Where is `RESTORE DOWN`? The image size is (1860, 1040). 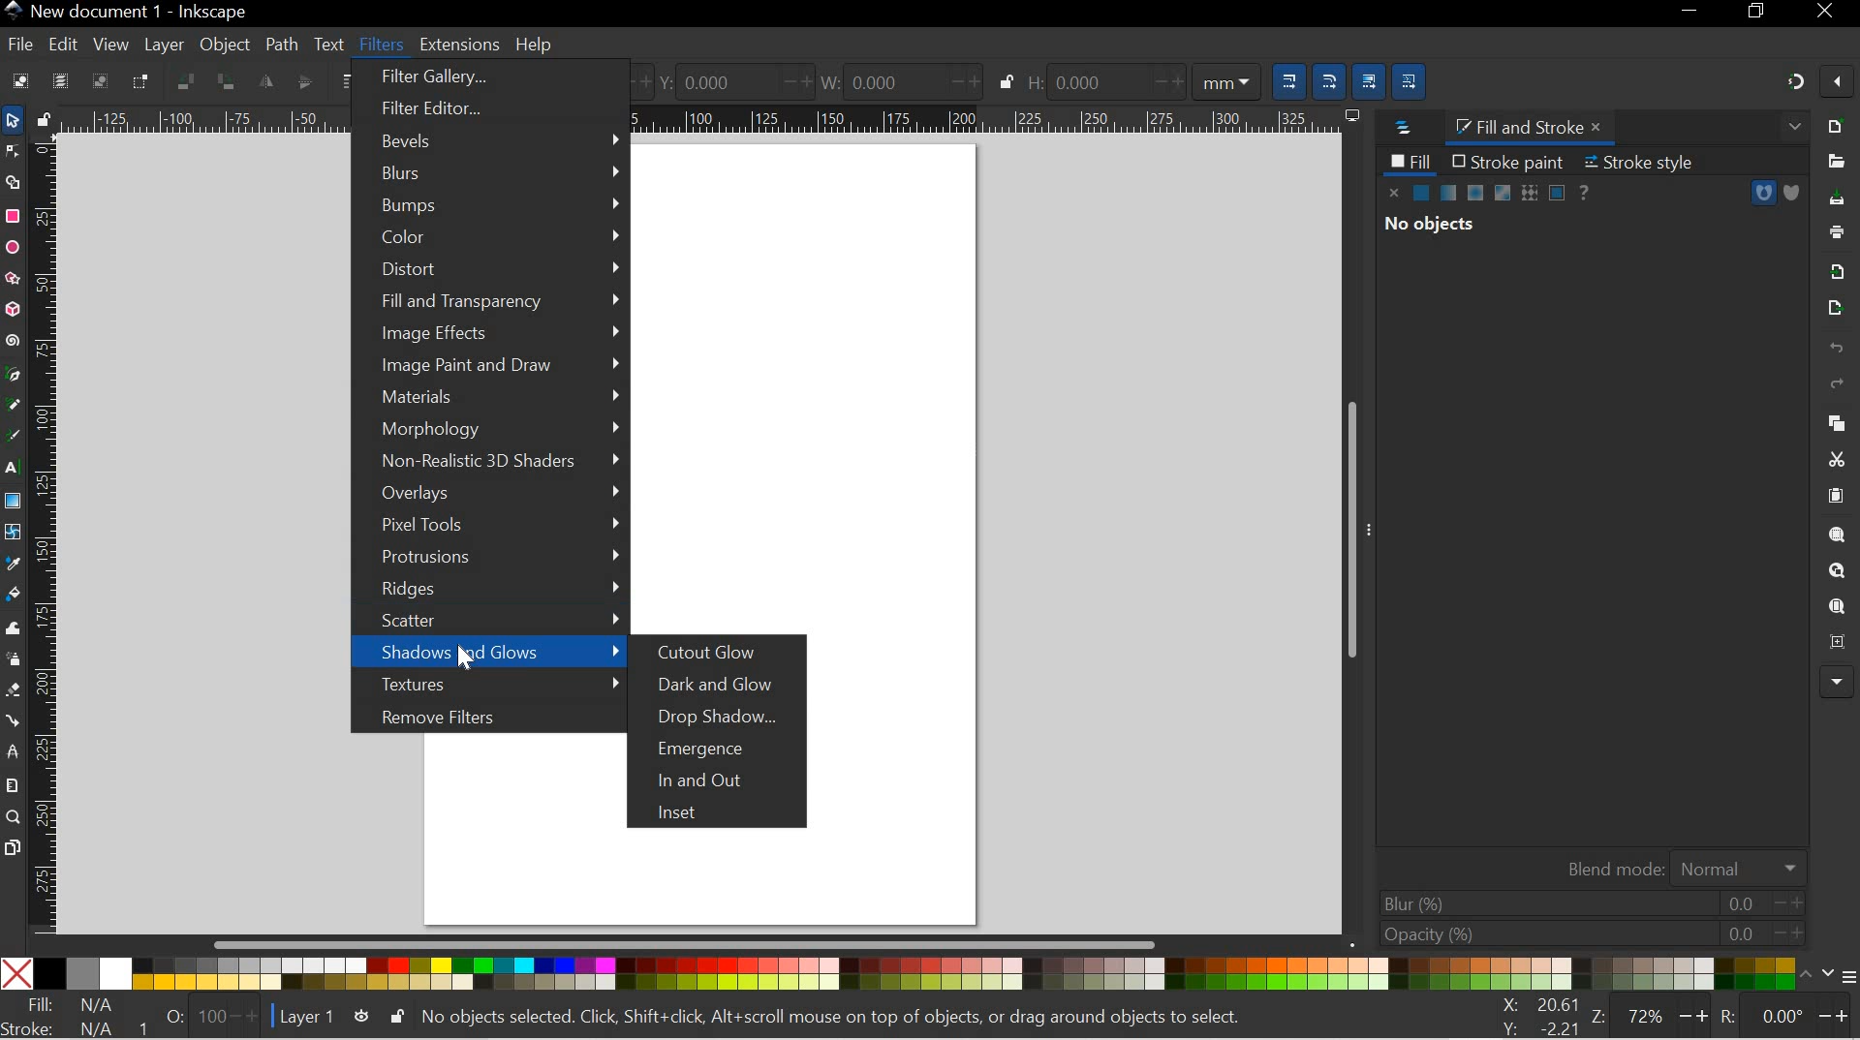
RESTORE DOWN is located at coordinates (1759, 15).